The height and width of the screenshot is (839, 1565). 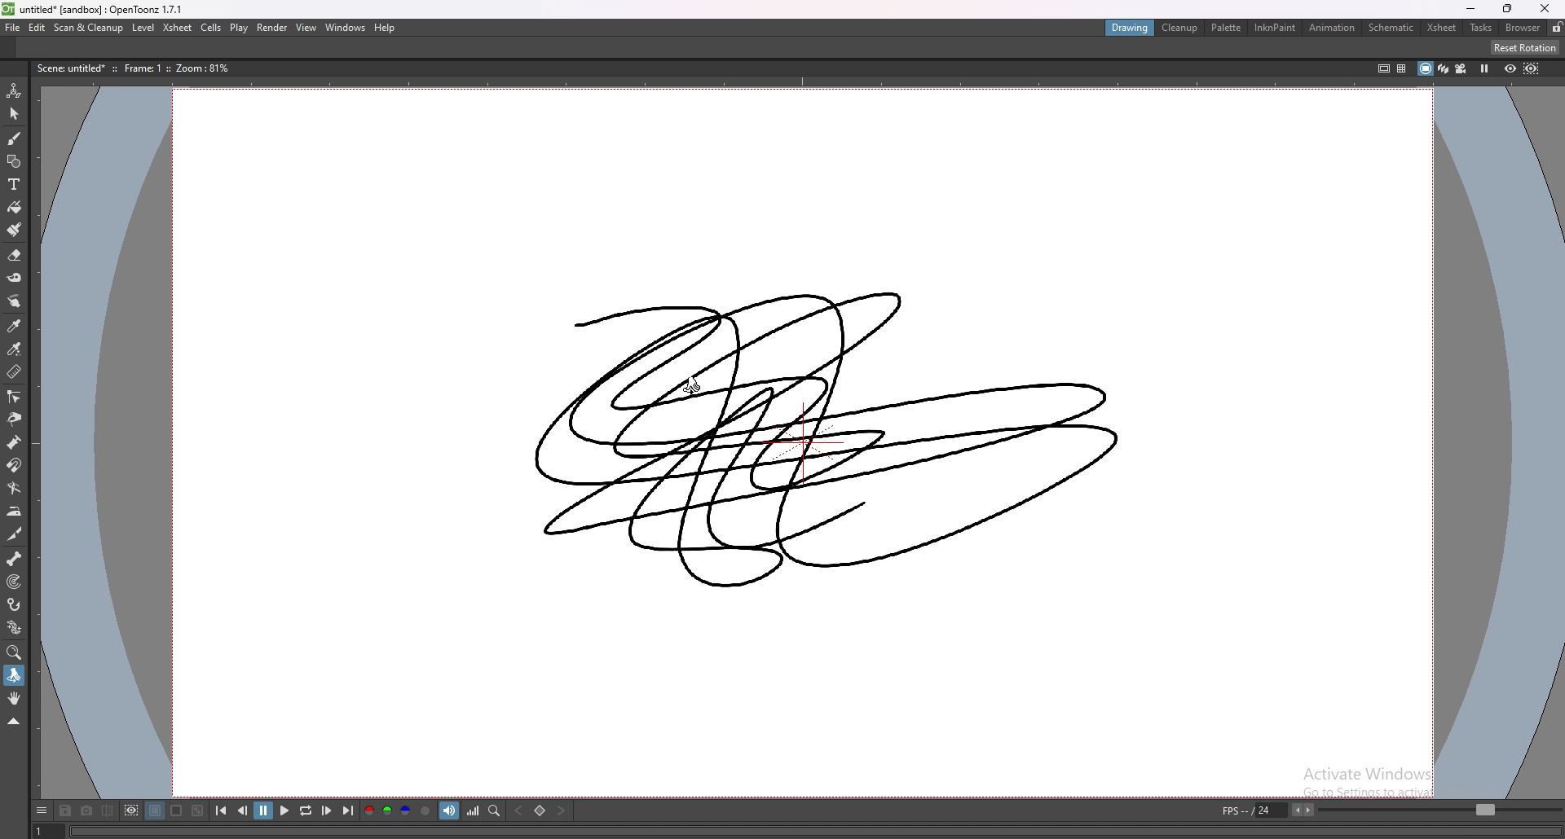 What do you see at coordinates (198, 811) in the screenshot?
I see `checkered background` at bounding box center [198, 811].